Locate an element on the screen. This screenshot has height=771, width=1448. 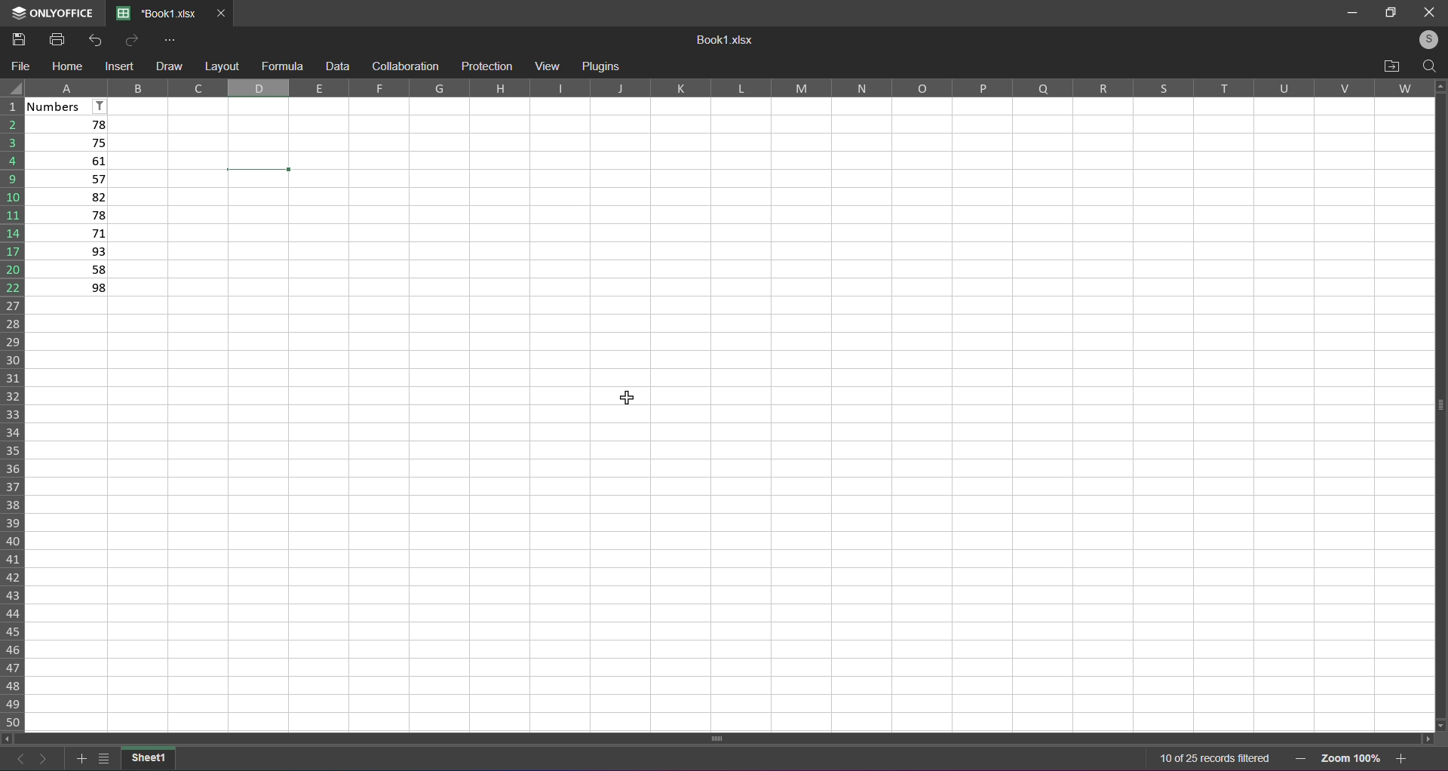
next is located at coordinates (44, 757).